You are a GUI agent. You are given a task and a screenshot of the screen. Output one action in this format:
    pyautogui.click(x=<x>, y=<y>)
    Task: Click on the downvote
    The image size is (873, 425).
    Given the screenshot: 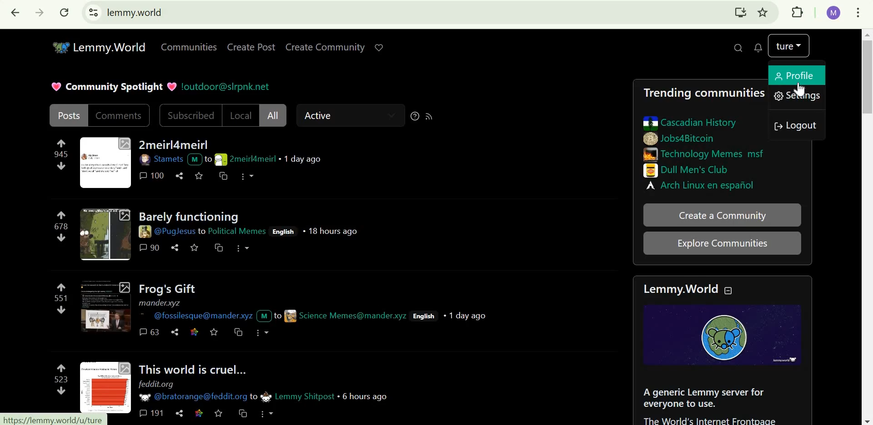 What is the action you would take?
    pyautogui.click(x=62, y=237)
    